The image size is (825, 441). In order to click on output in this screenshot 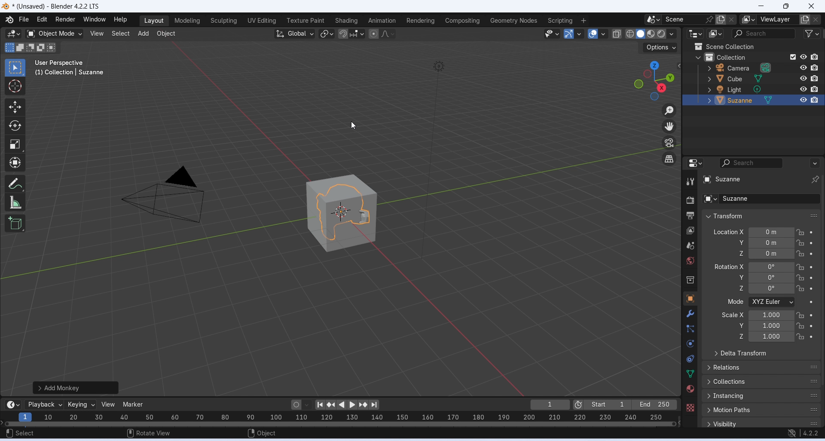, I will do `click(690, 215)`.